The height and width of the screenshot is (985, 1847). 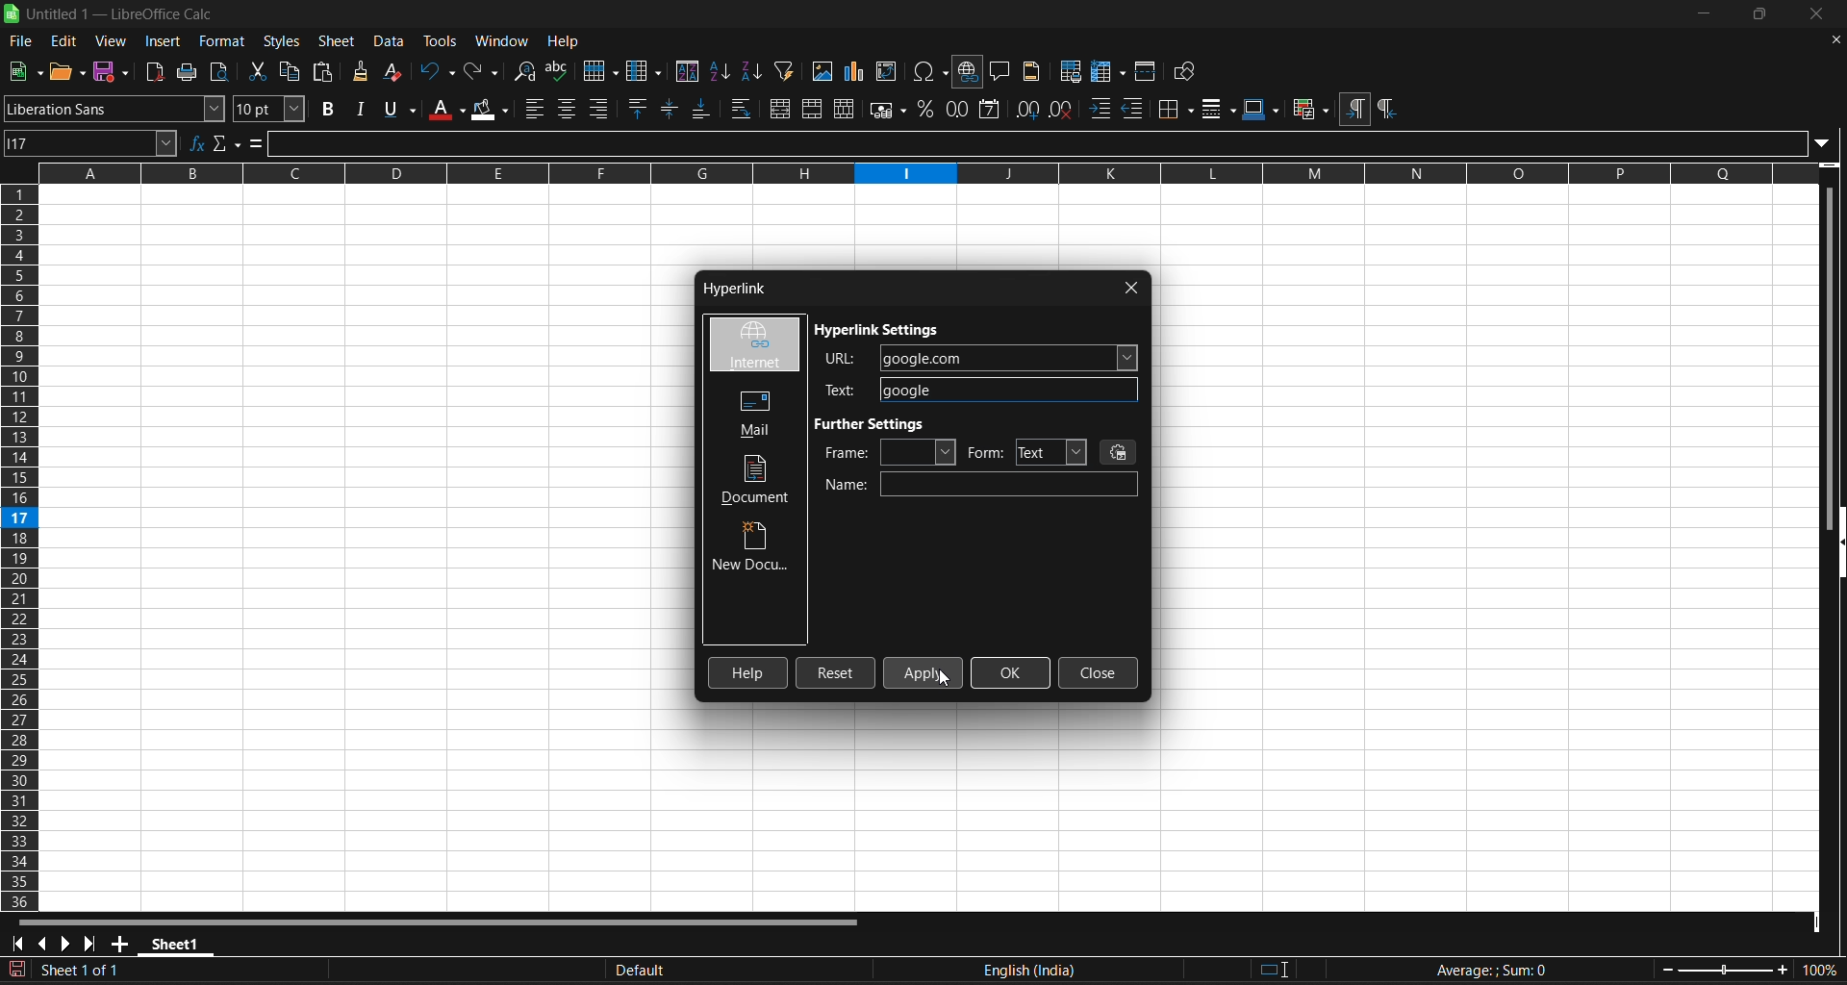 I want to click on scroll to last sheet , so click(x=89, y=945).